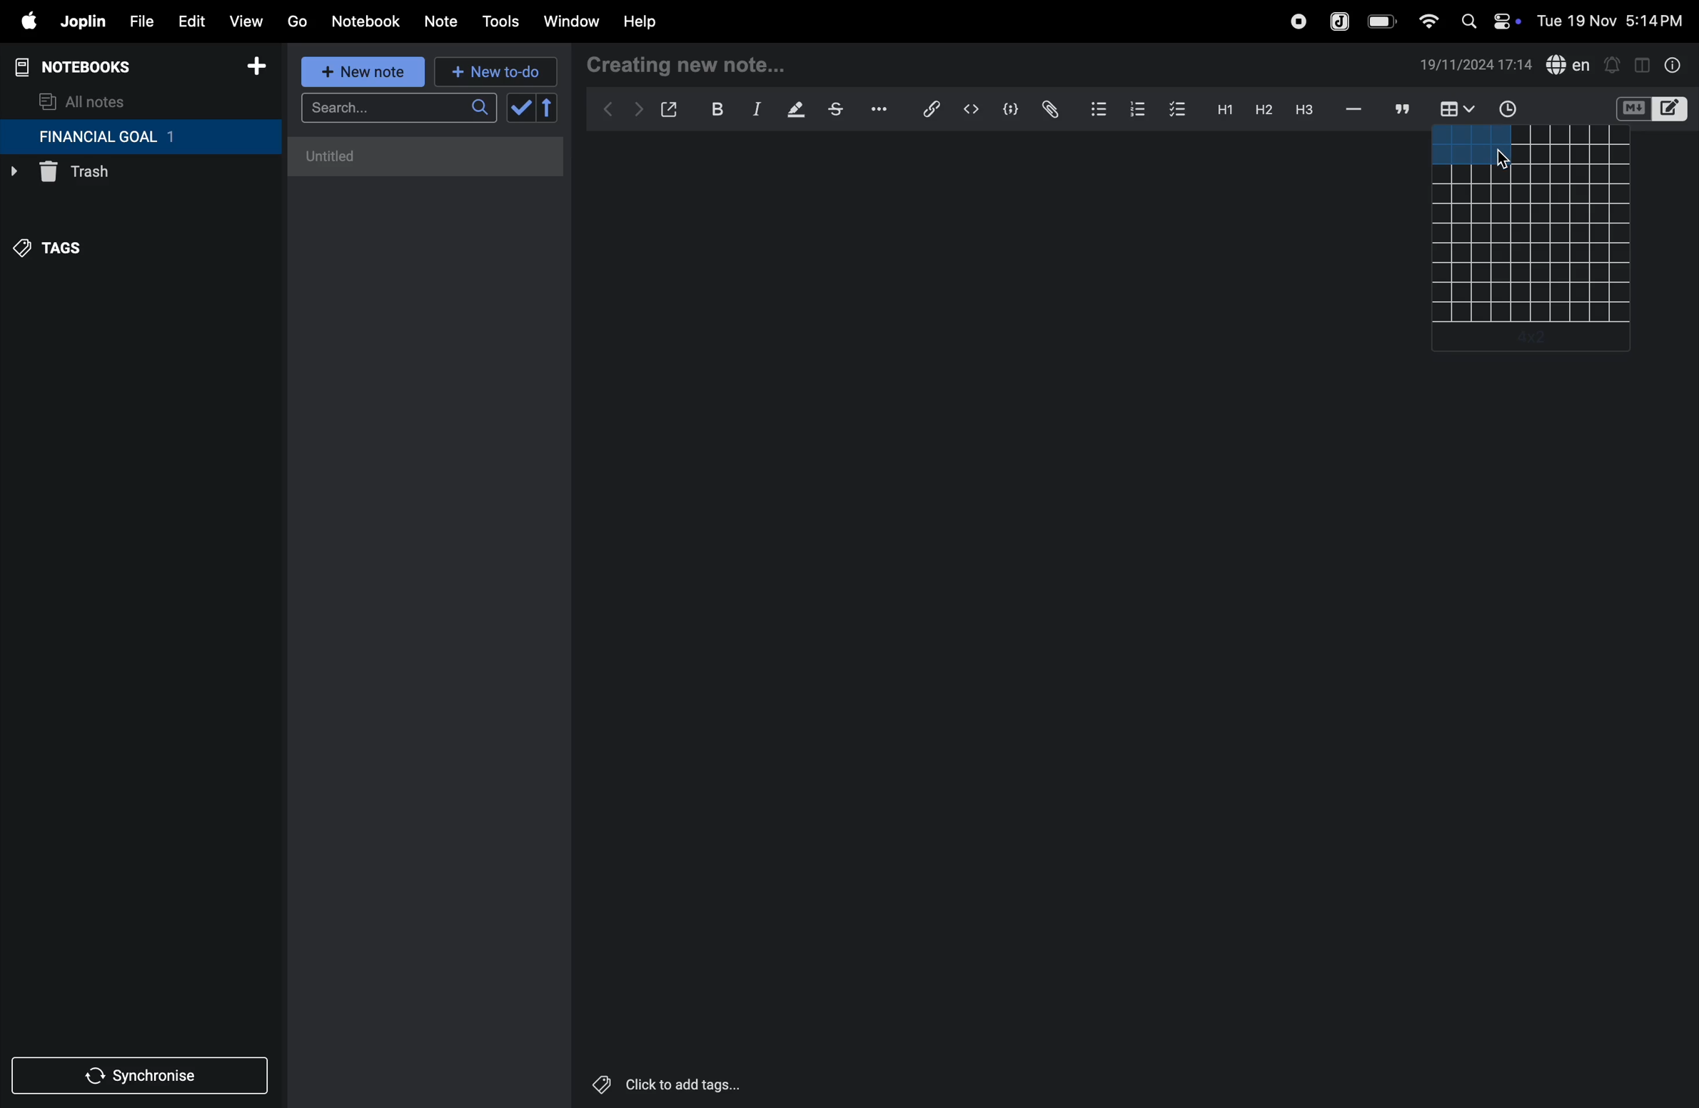  I want to click on forward, so click(635, 112).